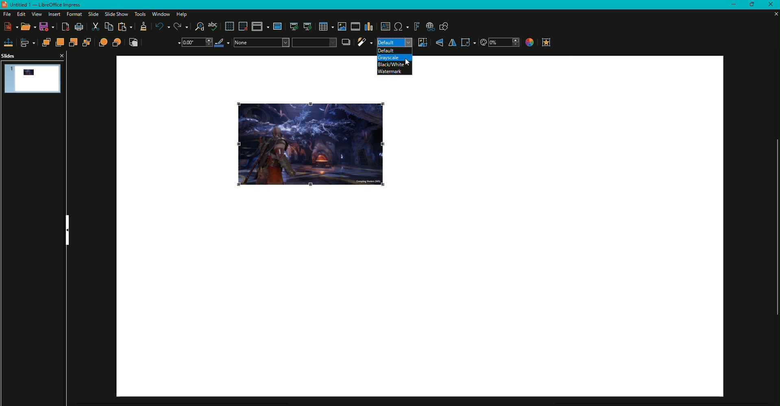 The width and height of the screenshot is (780, 406). I want to click on Behind Object, so click(118, 42).